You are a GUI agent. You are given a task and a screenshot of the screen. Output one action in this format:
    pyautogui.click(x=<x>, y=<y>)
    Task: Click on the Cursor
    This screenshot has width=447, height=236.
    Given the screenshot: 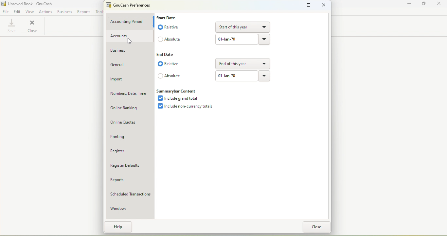 What is the action you would take?
    pyautogui.click(x=129, y=42)
    